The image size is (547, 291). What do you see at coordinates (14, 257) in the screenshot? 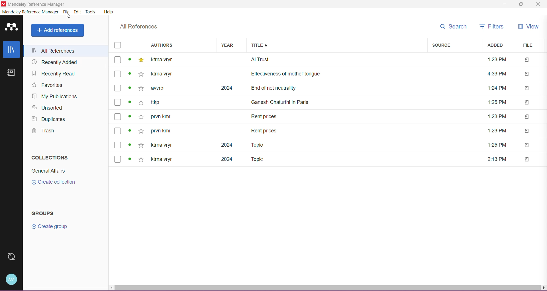
I see `Last Sync` at bounding box center [14, 257].